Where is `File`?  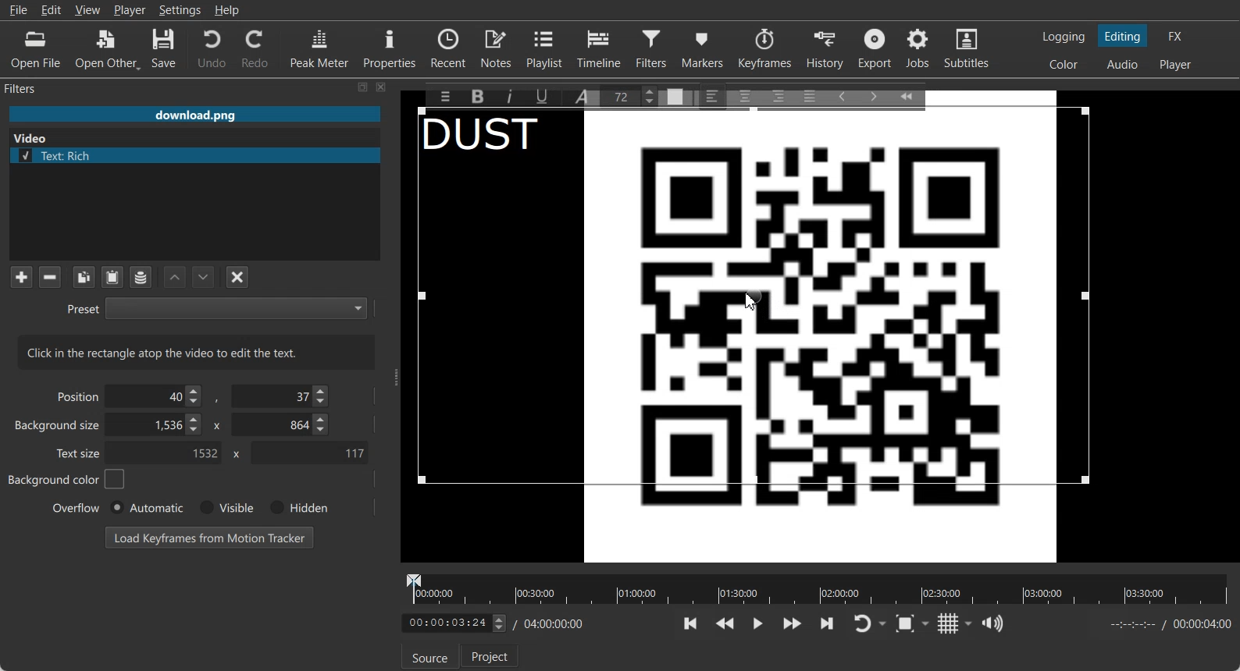 File is located at coordinates (194, 115).